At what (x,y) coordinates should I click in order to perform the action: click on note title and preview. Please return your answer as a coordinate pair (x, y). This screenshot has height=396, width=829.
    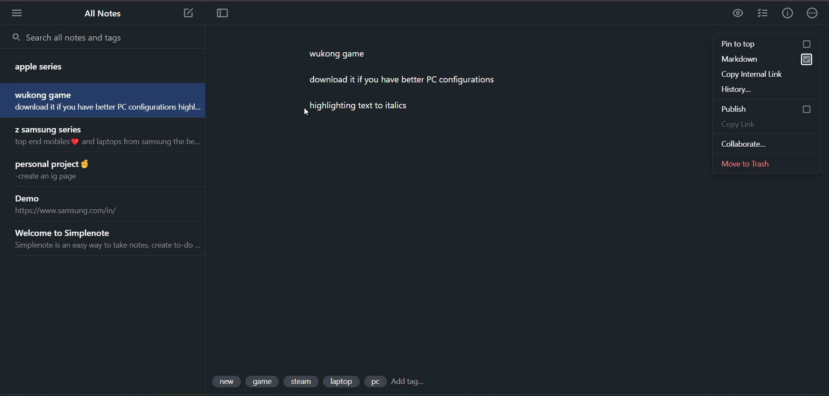
    Looking at the image, I should click on (111, 138).